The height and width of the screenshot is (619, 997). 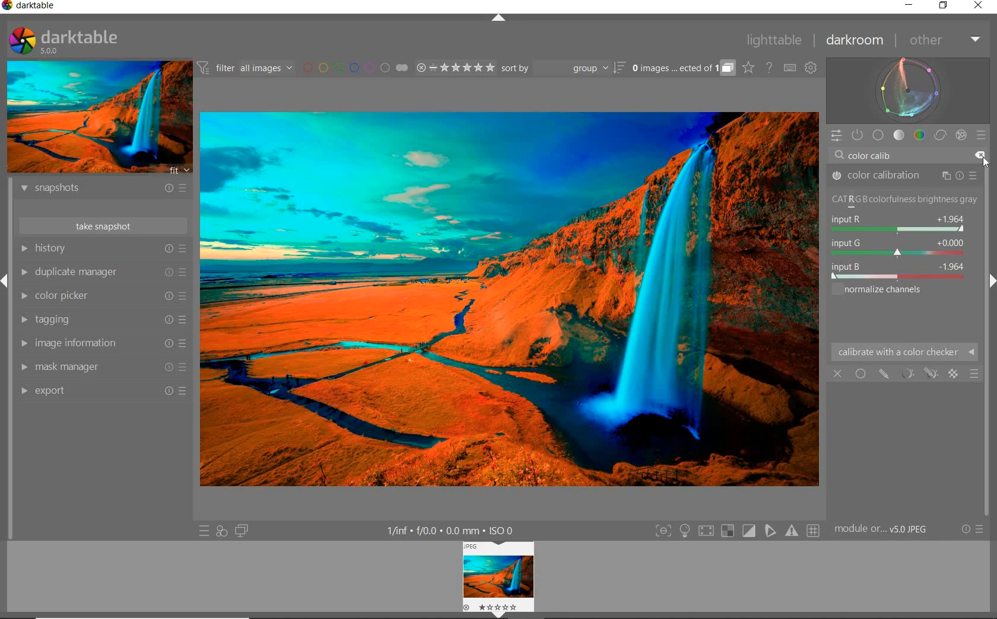 I want to click on OFF, so click(x=838, y=373).